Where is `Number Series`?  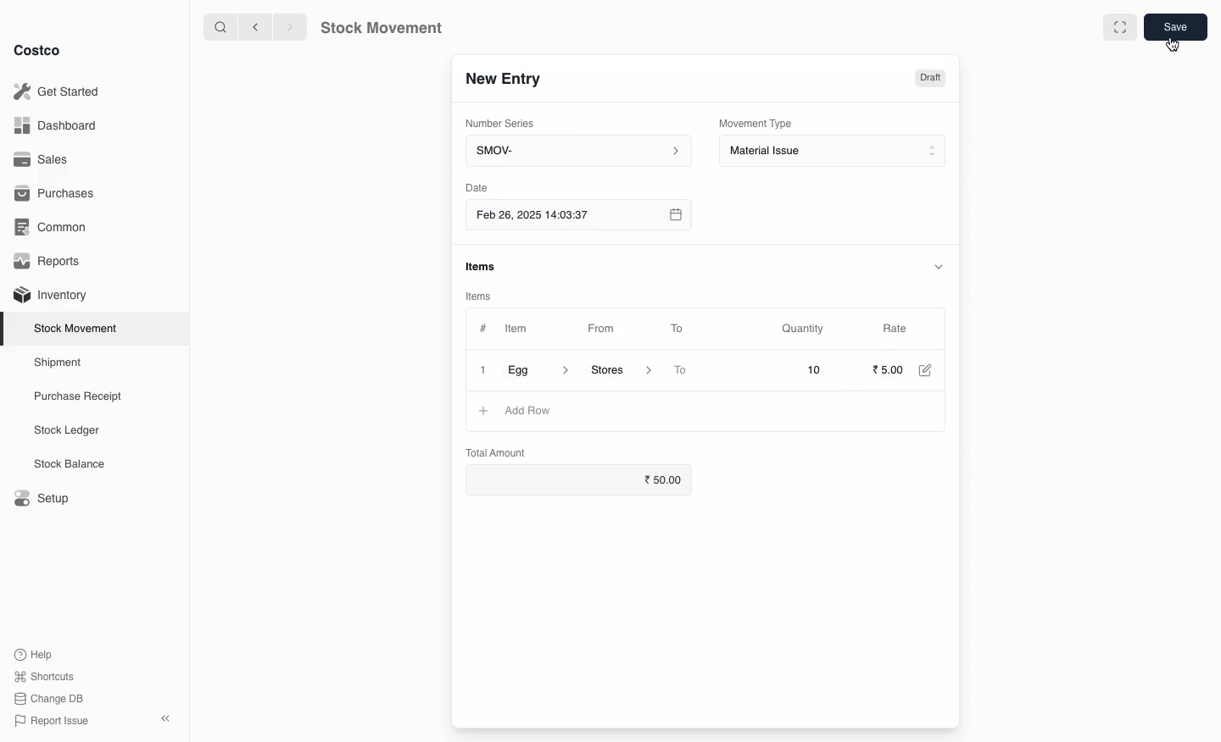
Number Series is located at coordinates (506, 126).